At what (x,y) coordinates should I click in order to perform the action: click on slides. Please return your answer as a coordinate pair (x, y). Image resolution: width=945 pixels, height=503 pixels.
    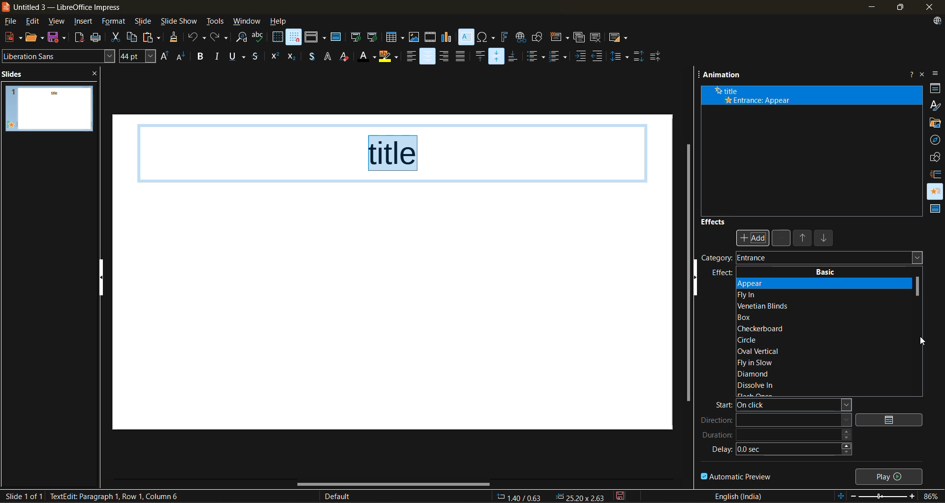
    Looking at the image, I should click on (16, 73).